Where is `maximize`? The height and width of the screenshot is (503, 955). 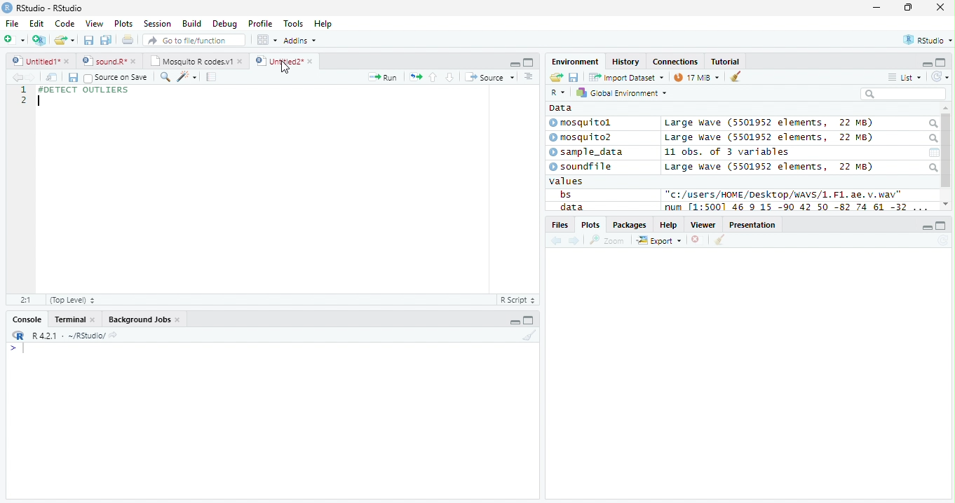 maximize is located at coordinates (907, 7).